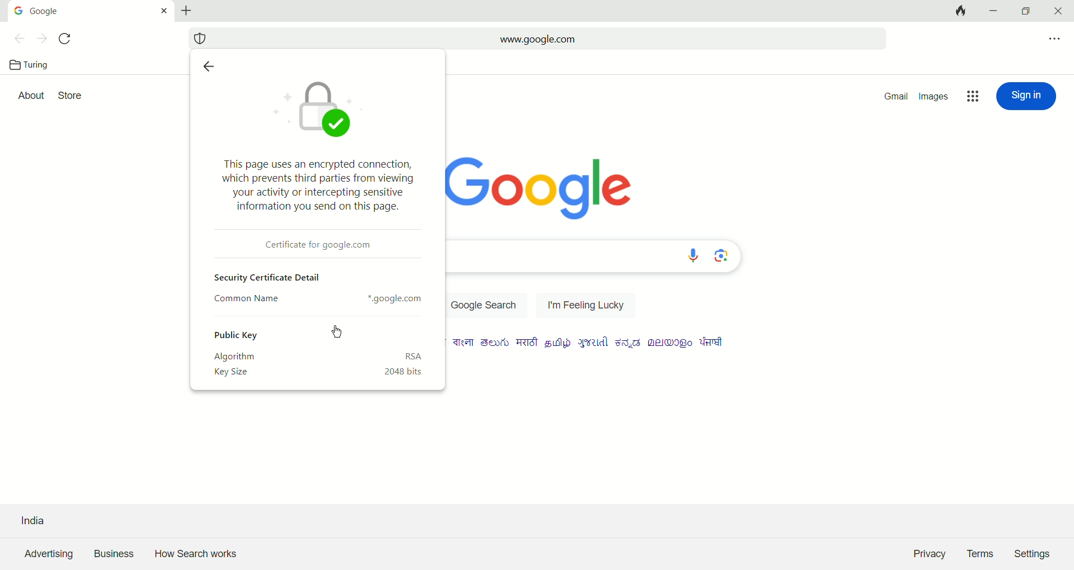  I want to click on Security certificate detail , so click(319, 277).